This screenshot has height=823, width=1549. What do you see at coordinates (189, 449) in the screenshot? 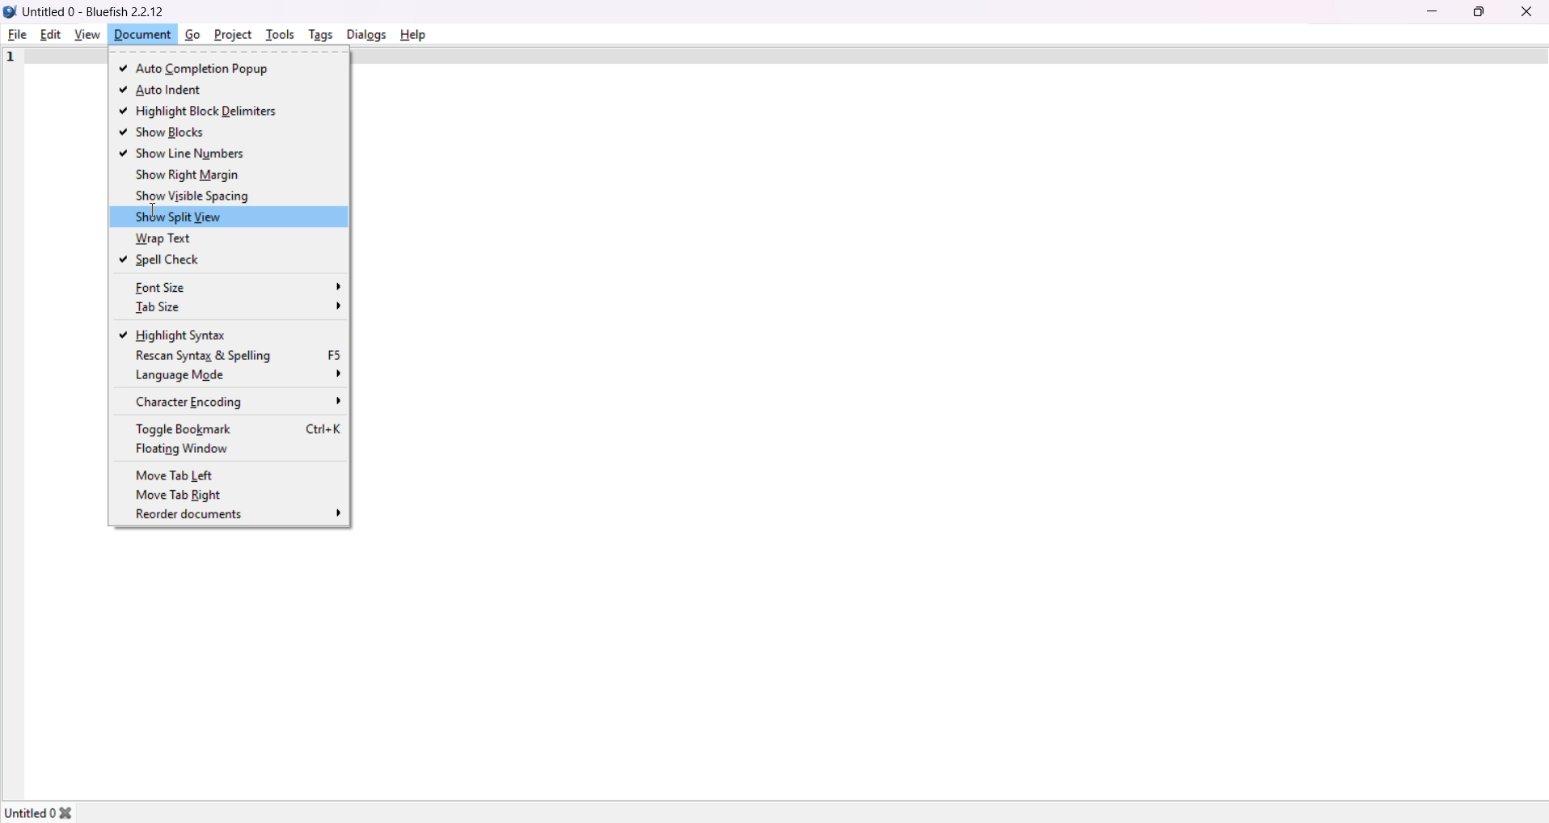
I see `floating window` at bounding box center [189, 449].